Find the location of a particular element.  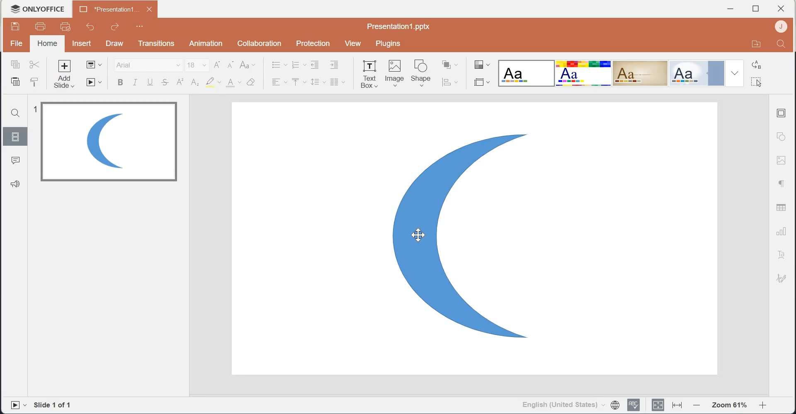

Increment font size is located at coordinates (217, 65).